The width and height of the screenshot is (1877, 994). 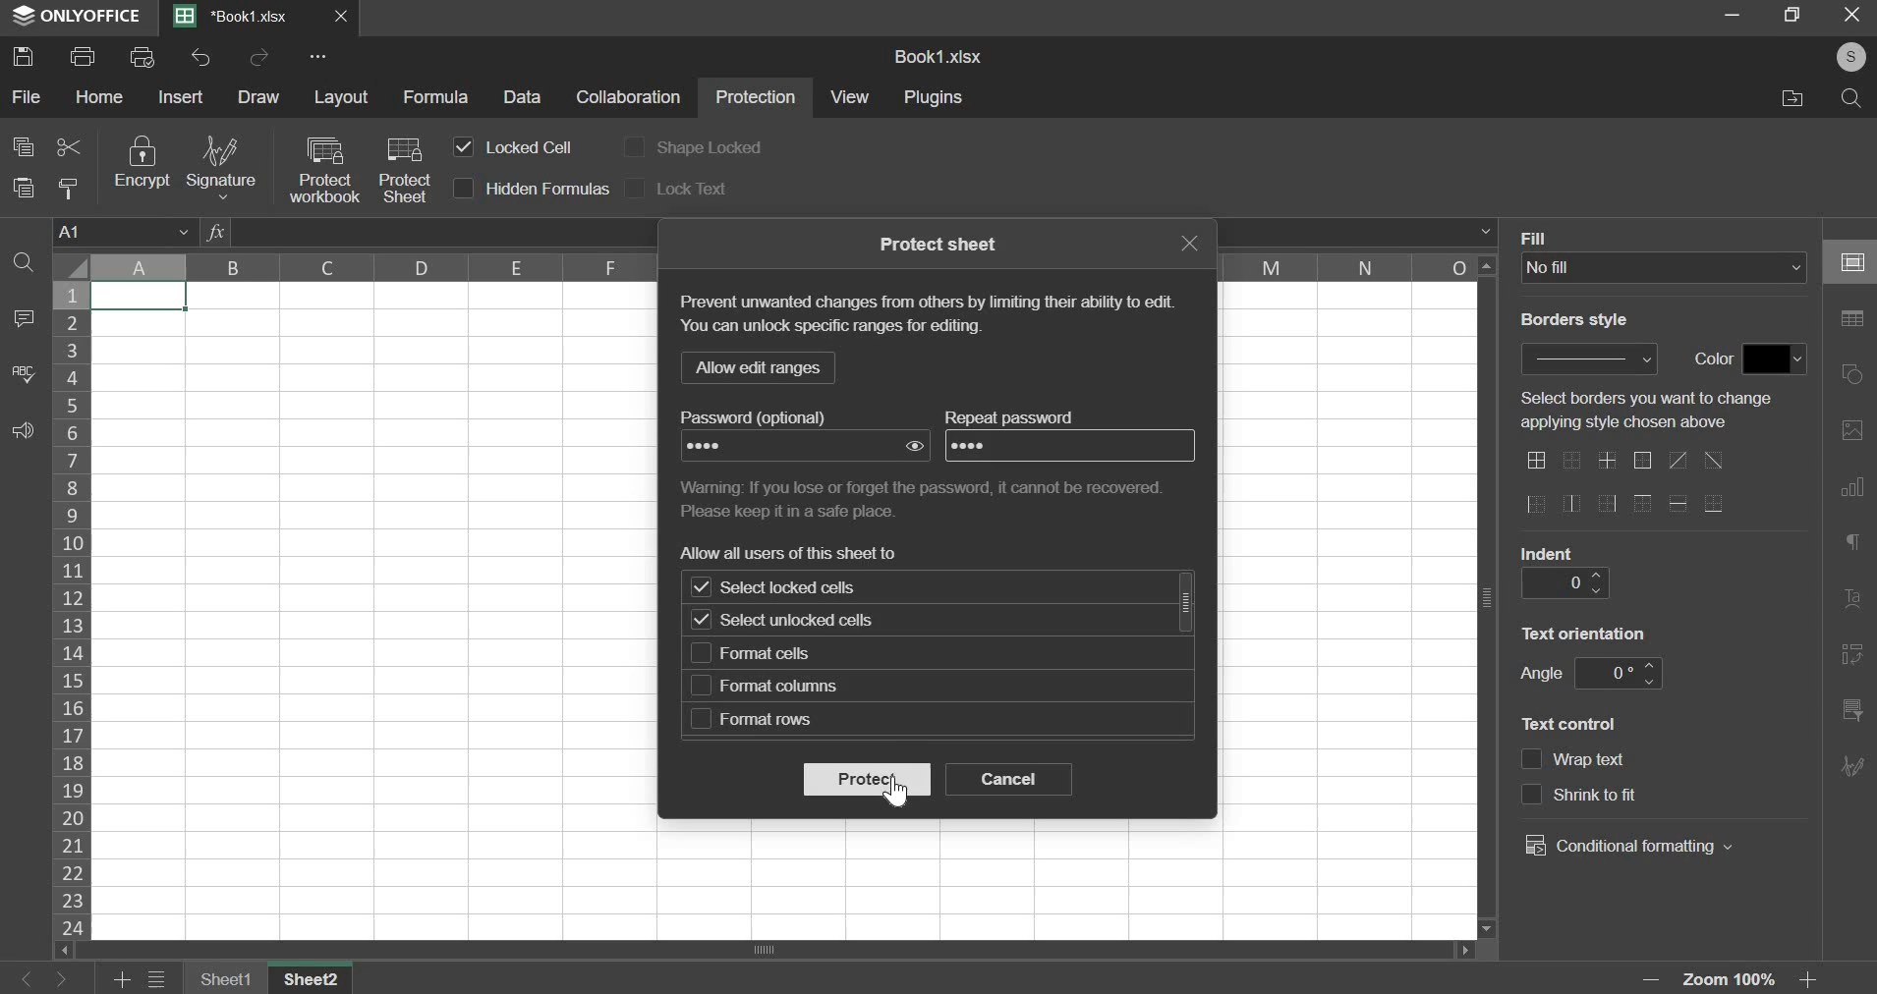 What do you see at coordinates (902, 794) in the screenshot?
I see `Cursor` at bounding box center [902, 794].